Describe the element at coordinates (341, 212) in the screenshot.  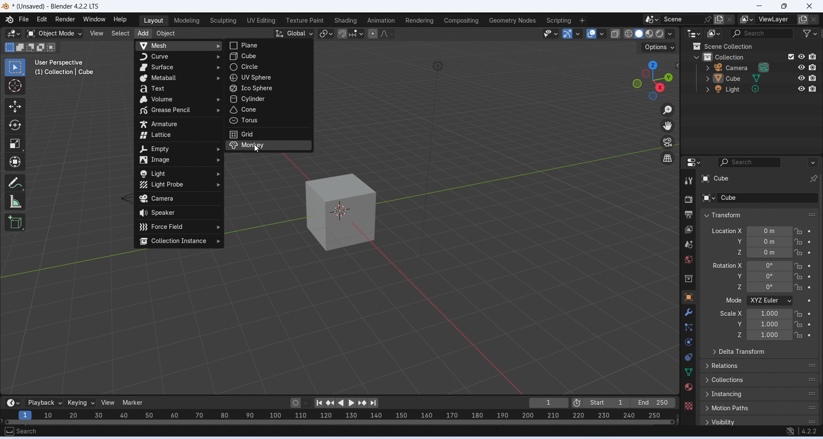
I see `cube` at that location.